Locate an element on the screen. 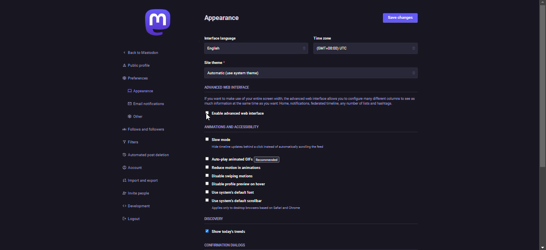  click to select is located at coordinates (204, 191).